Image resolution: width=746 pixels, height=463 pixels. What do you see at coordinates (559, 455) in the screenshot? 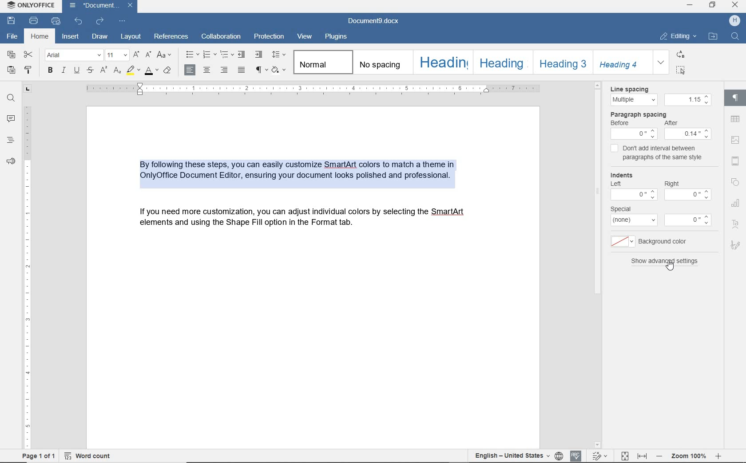
I see `set document language` at bounding box center [559, 455].